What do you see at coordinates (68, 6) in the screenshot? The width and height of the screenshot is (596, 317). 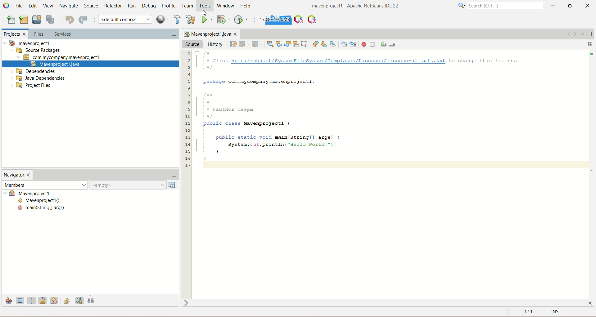 I see `navigate` at bounding box center [68, 6].